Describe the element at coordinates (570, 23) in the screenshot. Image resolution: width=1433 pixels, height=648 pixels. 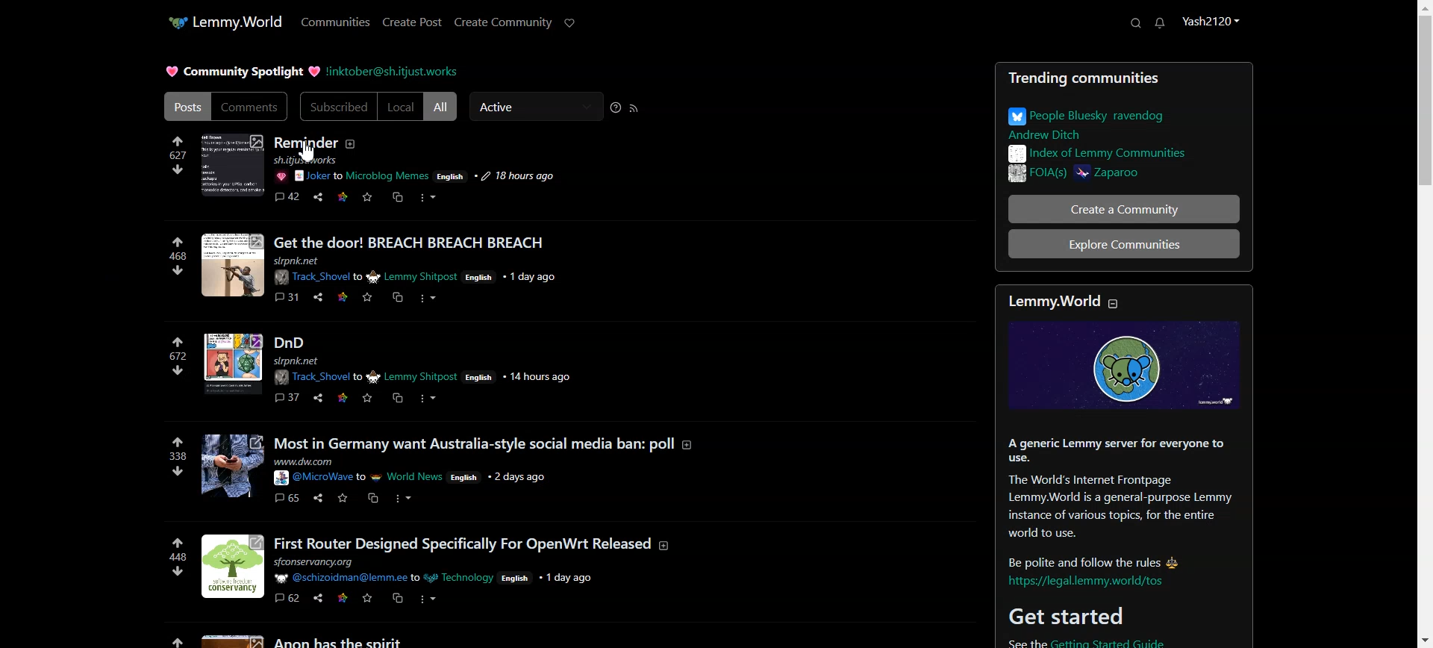
I see `Support Lemmy` at that location.